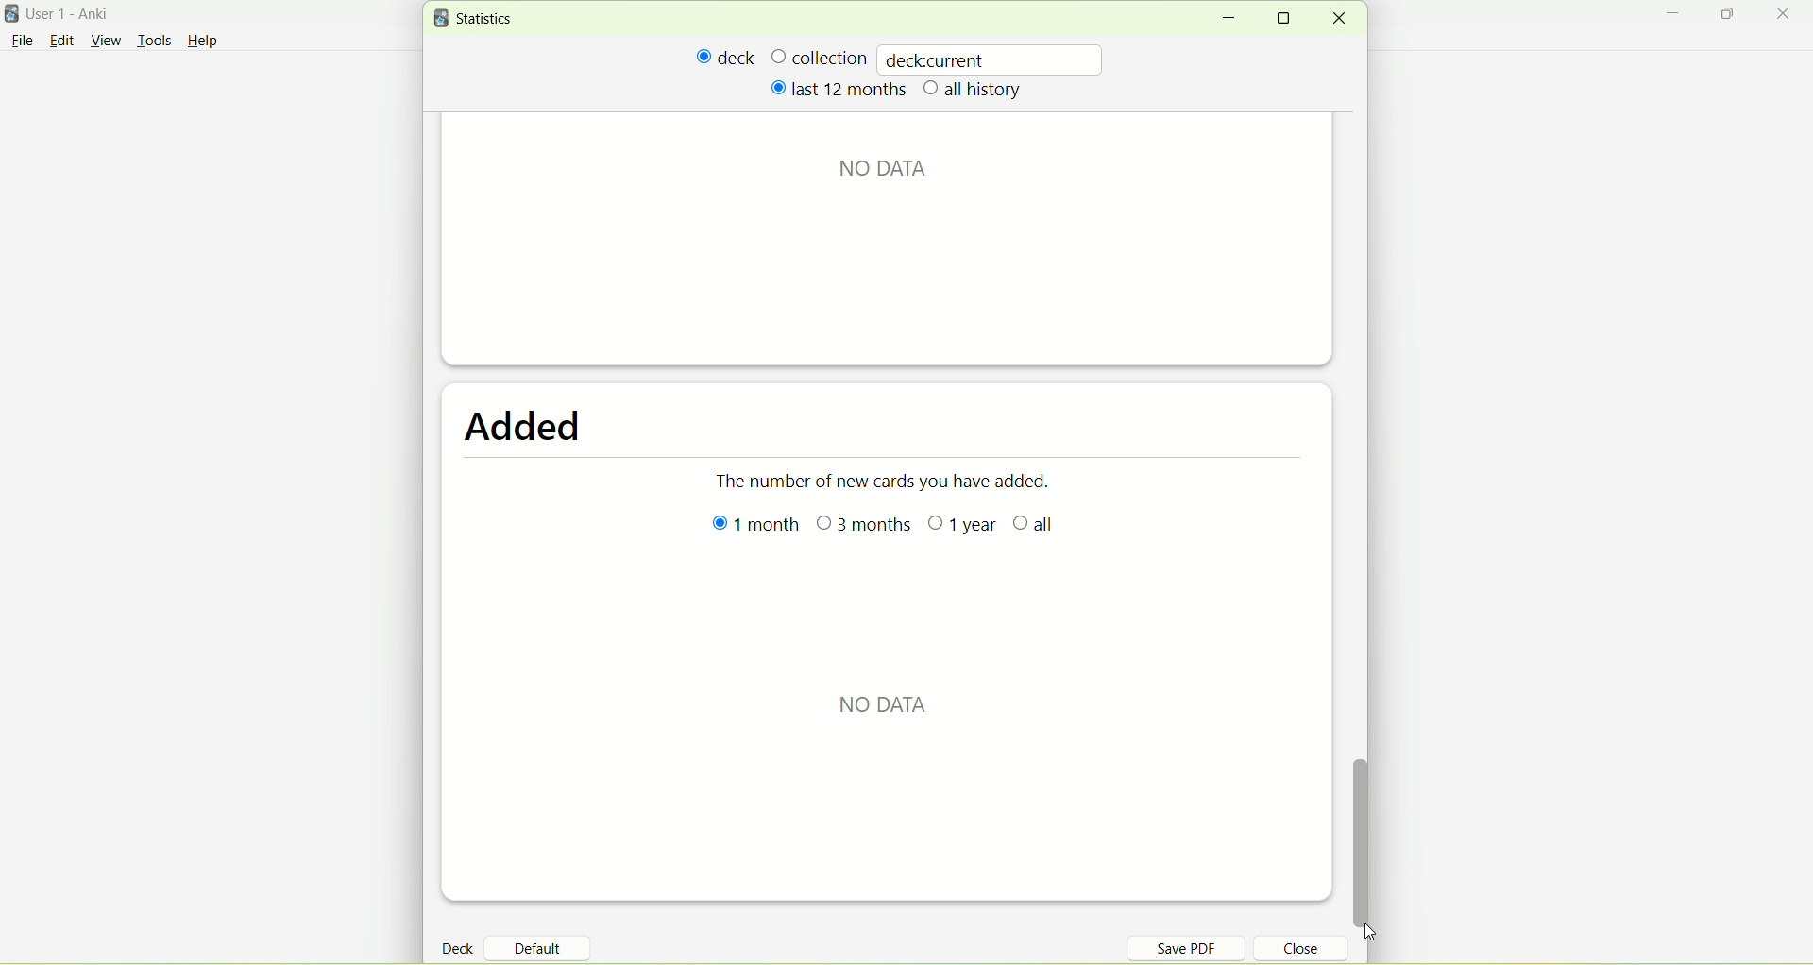  I want to click on close, so click(1290, 951).